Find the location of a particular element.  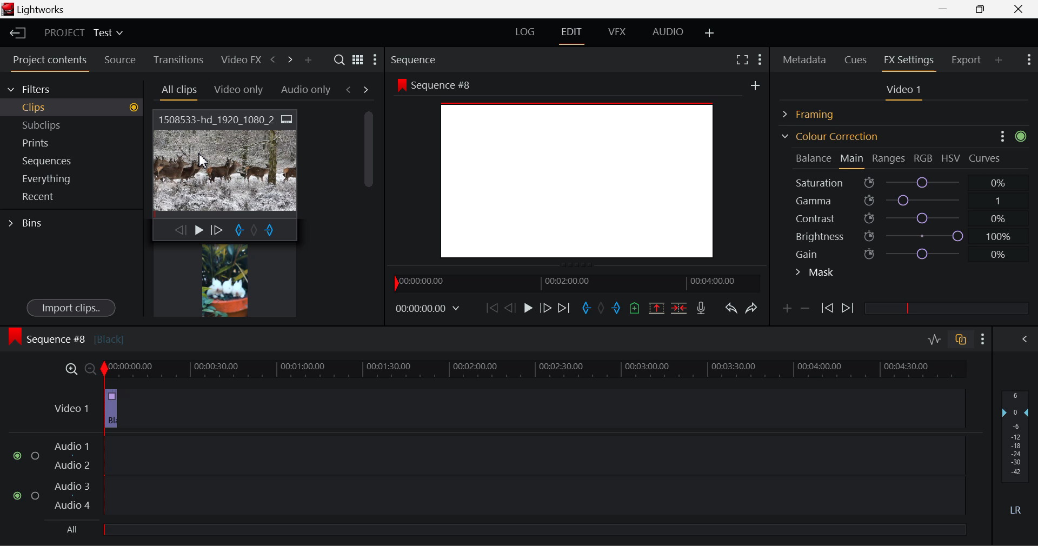

Clip 1 Segment is located at coordinates (110, 409).